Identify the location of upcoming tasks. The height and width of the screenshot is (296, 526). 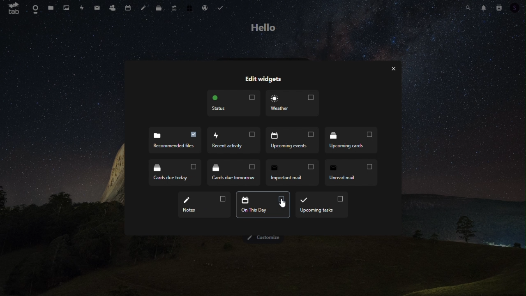
(322, 205).